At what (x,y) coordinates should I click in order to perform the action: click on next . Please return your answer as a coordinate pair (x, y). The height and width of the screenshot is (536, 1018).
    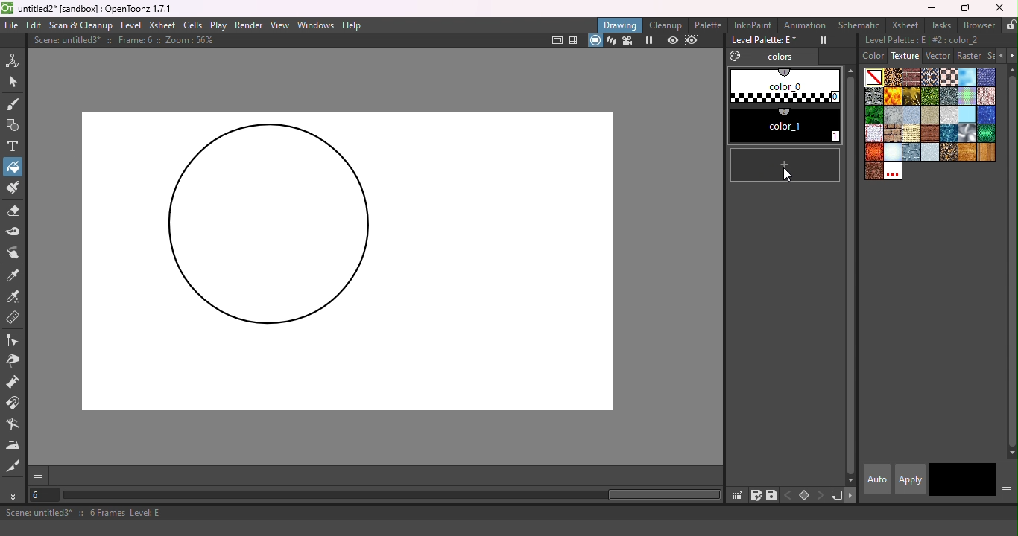
    Looking at the image, I should click on (852, 497).